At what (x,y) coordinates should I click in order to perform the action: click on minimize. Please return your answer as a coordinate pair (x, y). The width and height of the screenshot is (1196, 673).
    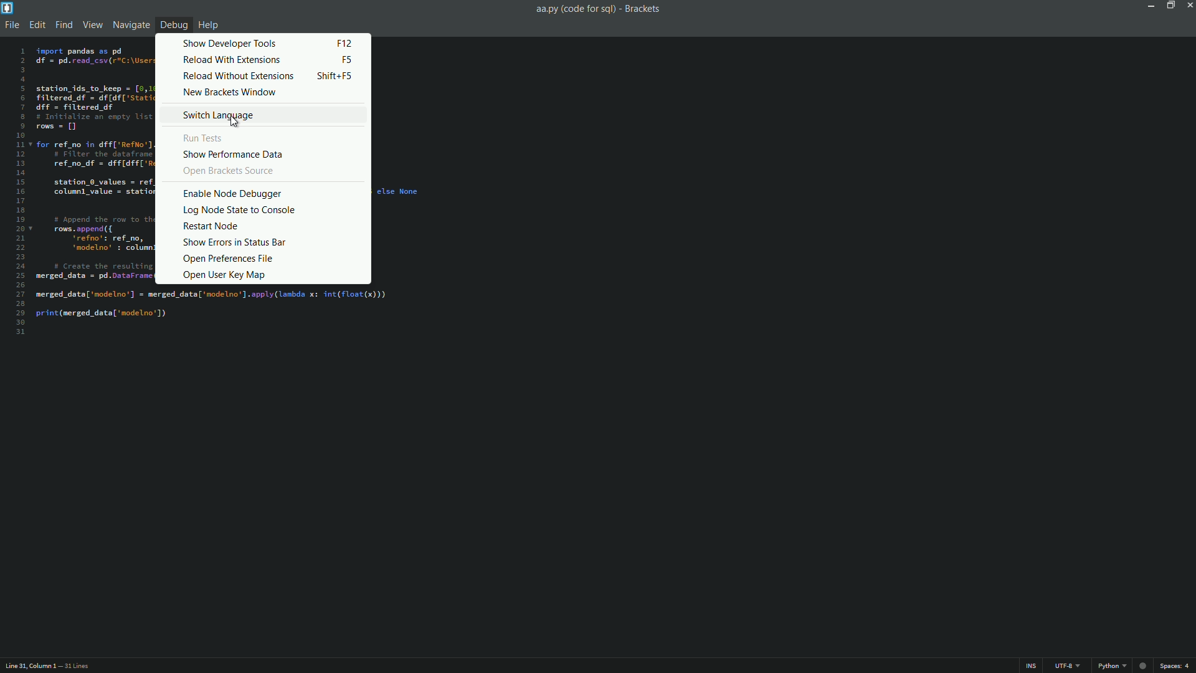
    Looking at the image, I should click on (1149, 5).